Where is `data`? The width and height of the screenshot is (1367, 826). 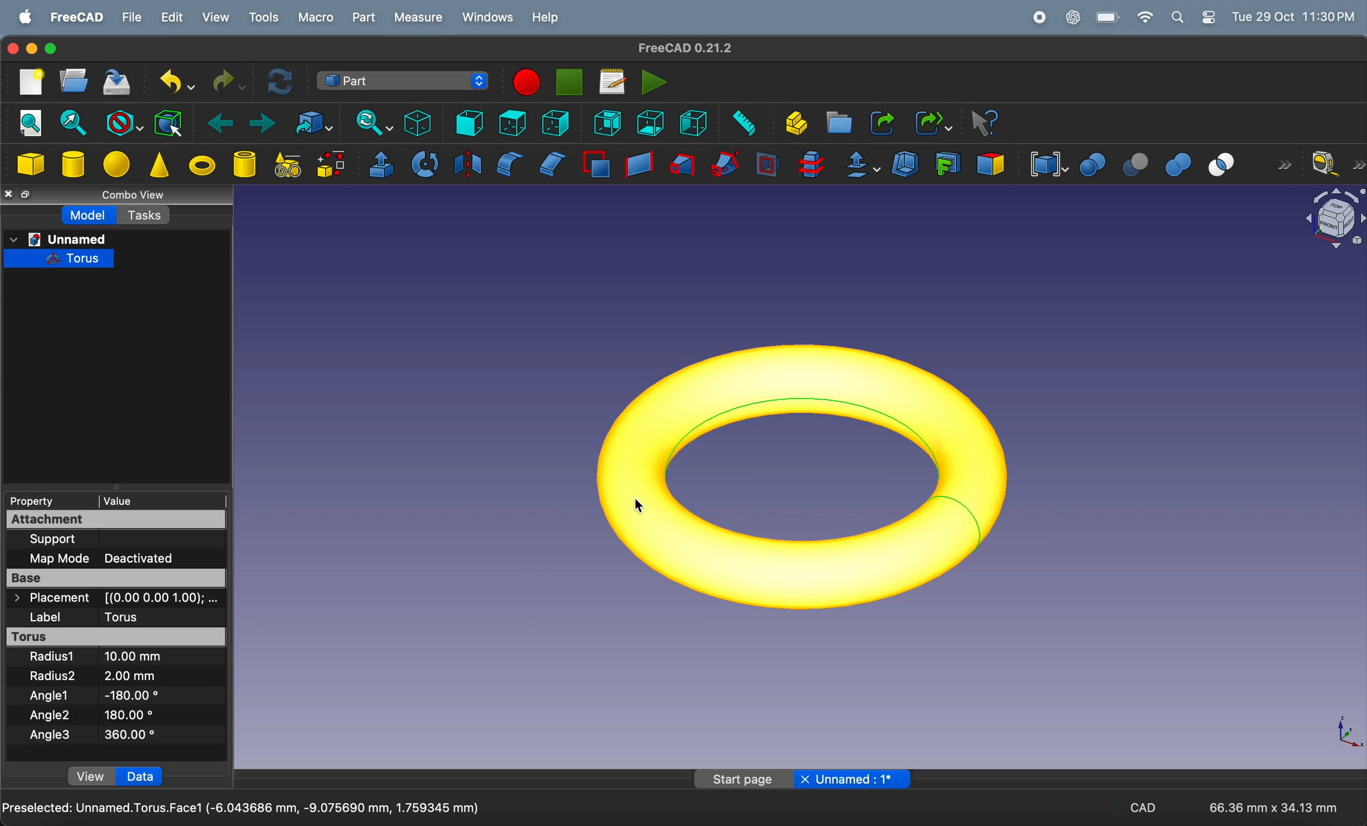 data is located at coordinates (140, 775).